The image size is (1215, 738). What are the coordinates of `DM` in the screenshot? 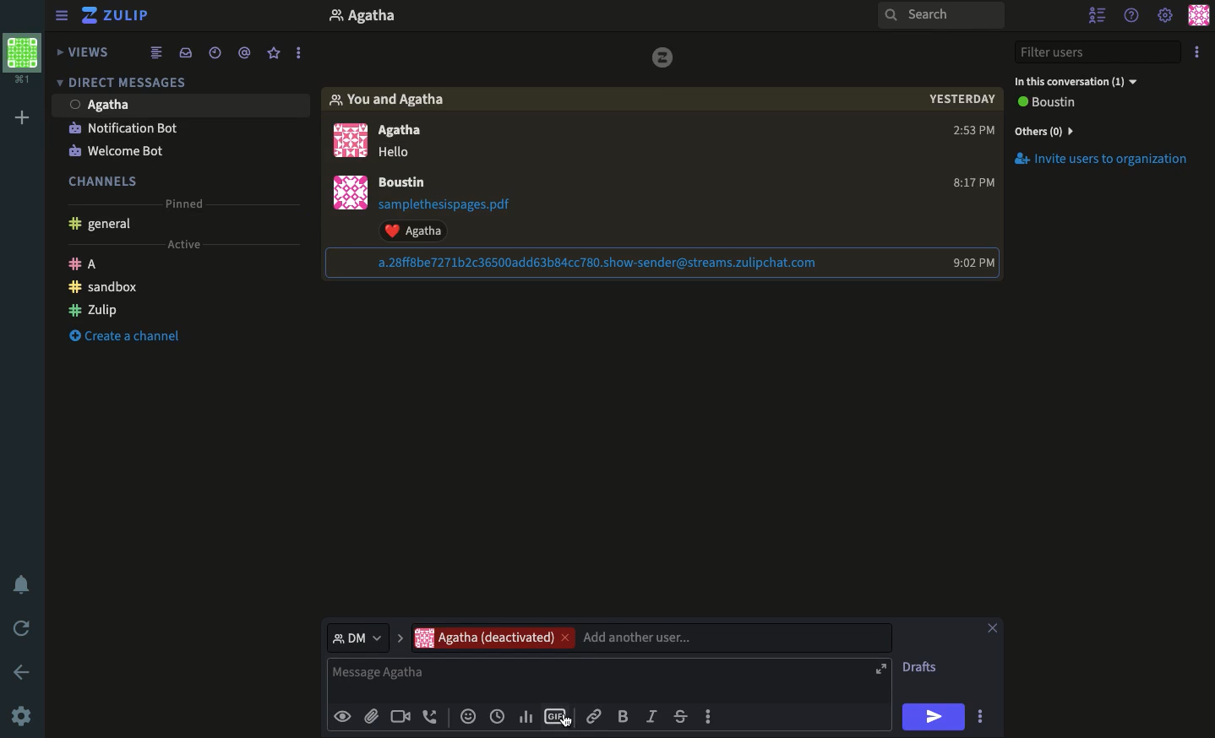 It's located at (368, 638).